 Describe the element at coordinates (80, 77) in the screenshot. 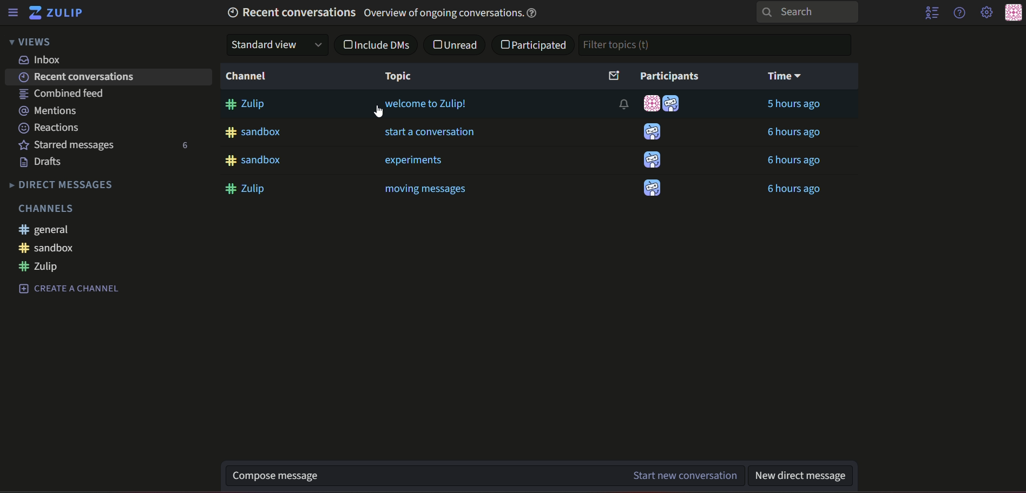

I see `Recent conversations` at that location.